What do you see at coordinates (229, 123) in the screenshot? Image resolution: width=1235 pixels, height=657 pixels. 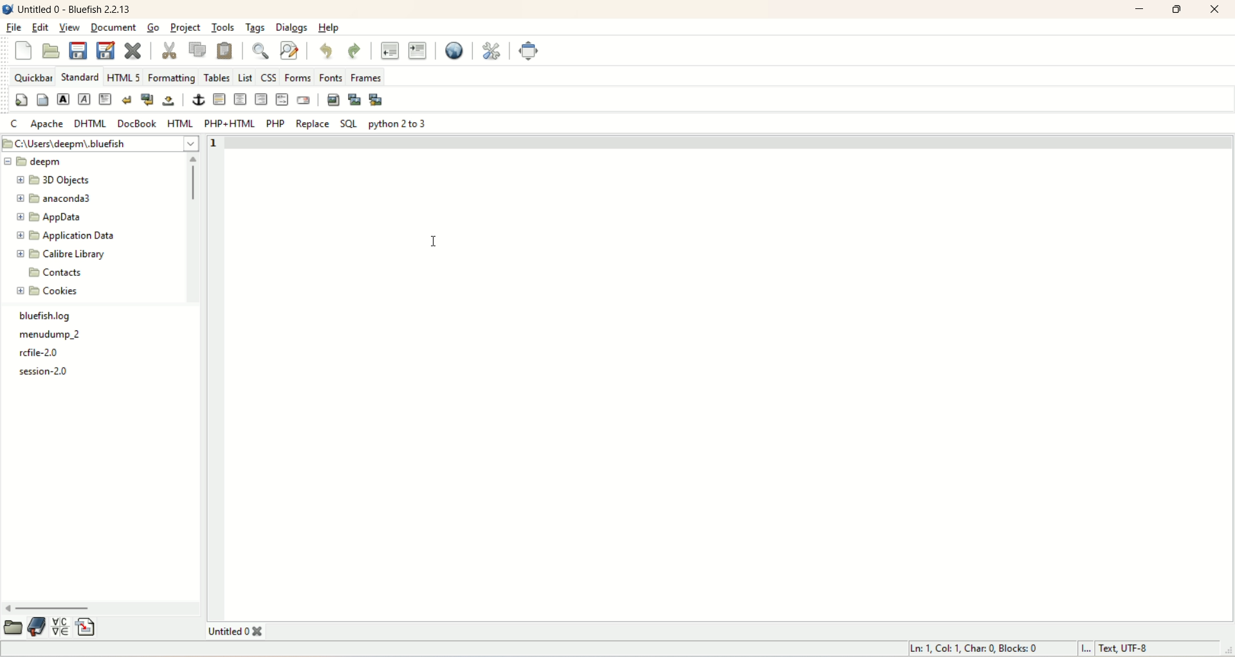 I see `PHP+HTML` at bounding box center [229, 123].